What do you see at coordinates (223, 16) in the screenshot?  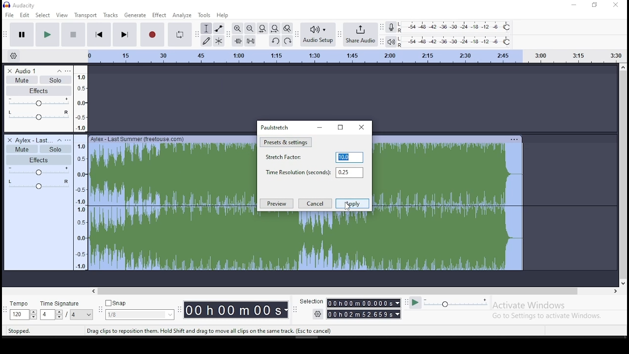 I see `help` at bounding box center [223, 16].